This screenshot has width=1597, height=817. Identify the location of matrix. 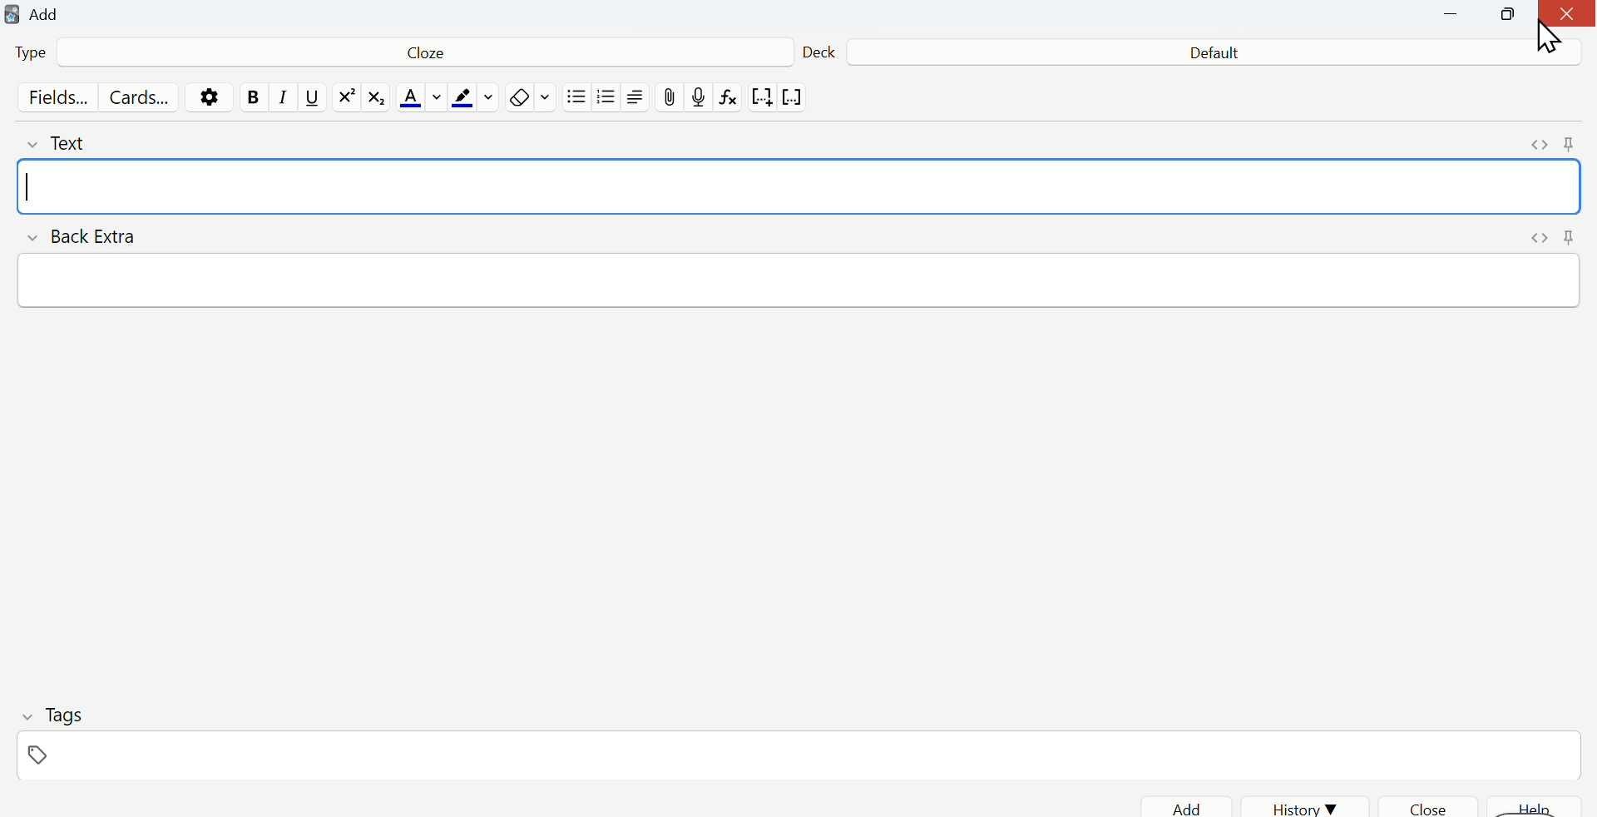
(378, 100).